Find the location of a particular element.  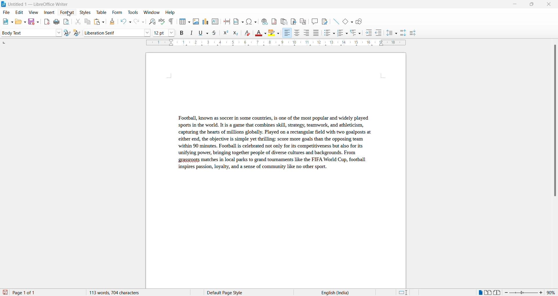

text align right is located at coordinates (287, 33).